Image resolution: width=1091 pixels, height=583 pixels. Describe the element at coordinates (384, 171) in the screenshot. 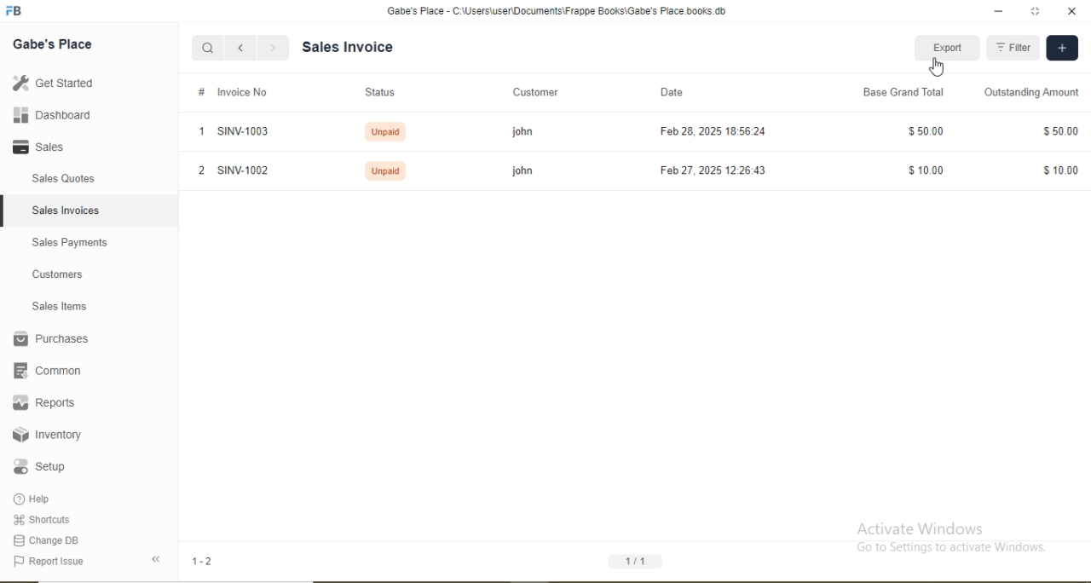

I see `Unpaid` at that location.